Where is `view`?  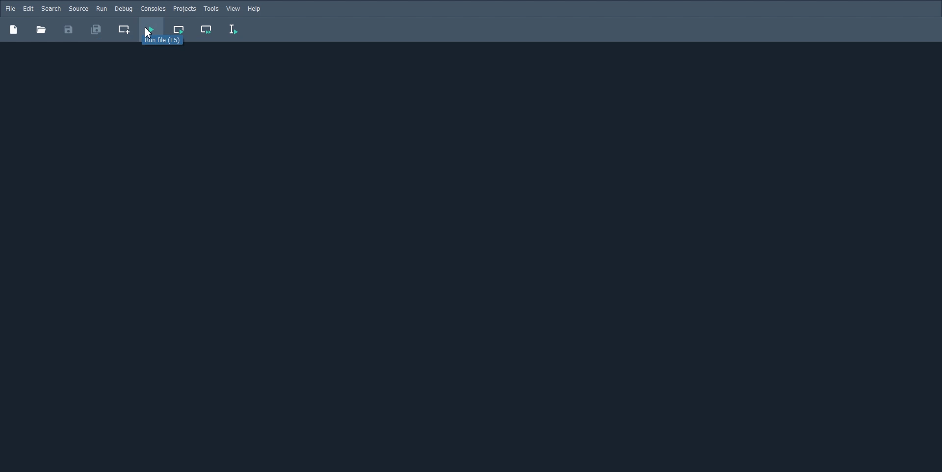 view is located at coordinates (234, 9).